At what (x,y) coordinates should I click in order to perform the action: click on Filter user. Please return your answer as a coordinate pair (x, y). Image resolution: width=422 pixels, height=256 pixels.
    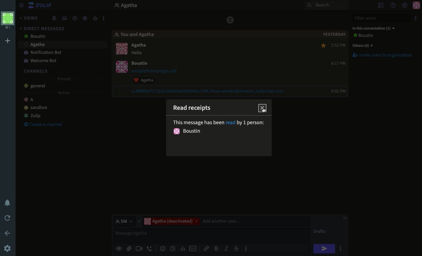
    Looking at the image, I should click on (382, 18).